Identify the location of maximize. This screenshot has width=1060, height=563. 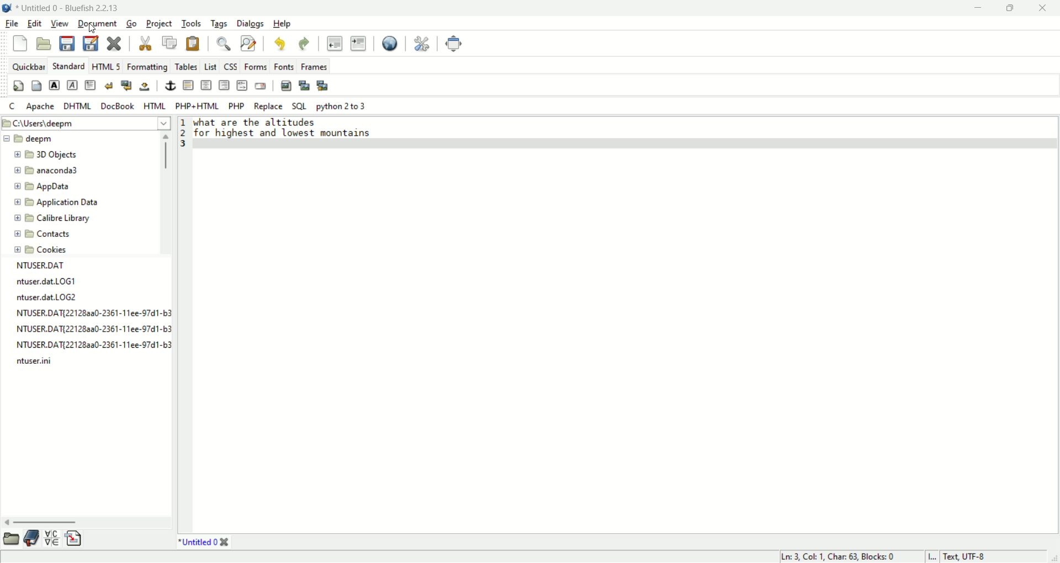
(1008, 8).